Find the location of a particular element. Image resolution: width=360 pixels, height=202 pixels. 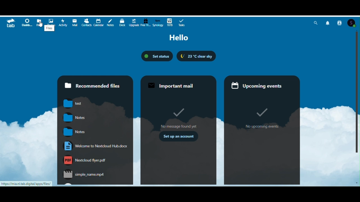

tab is located at coordinates (10, 24).